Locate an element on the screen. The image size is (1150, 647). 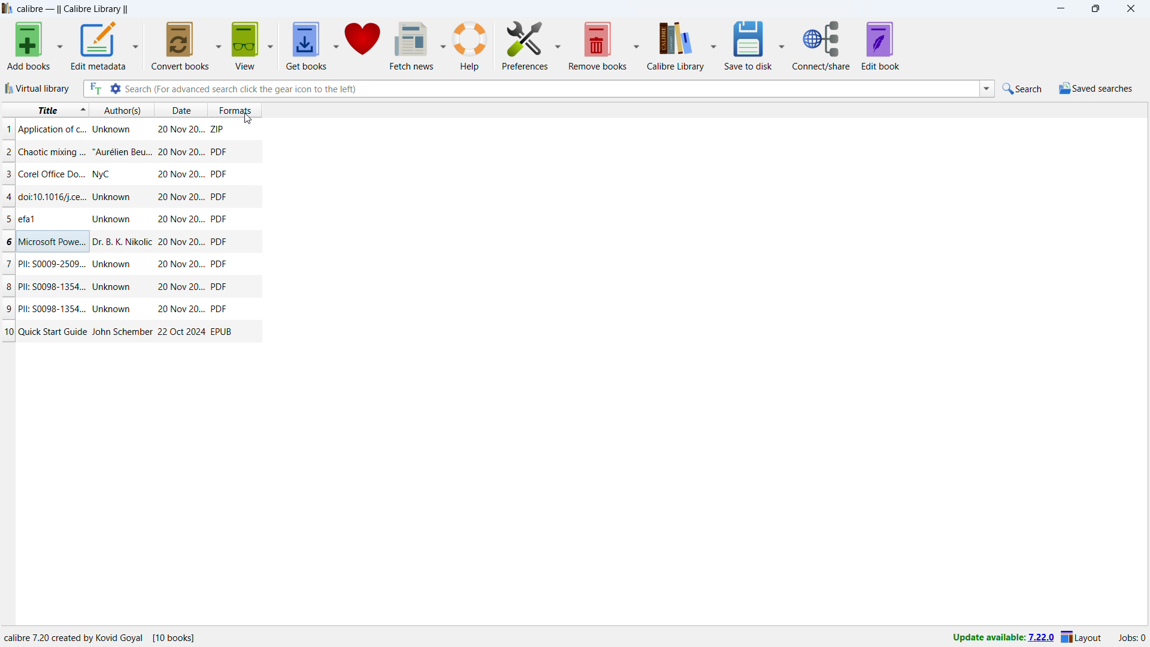
8 is located at coordinates (7, 286).